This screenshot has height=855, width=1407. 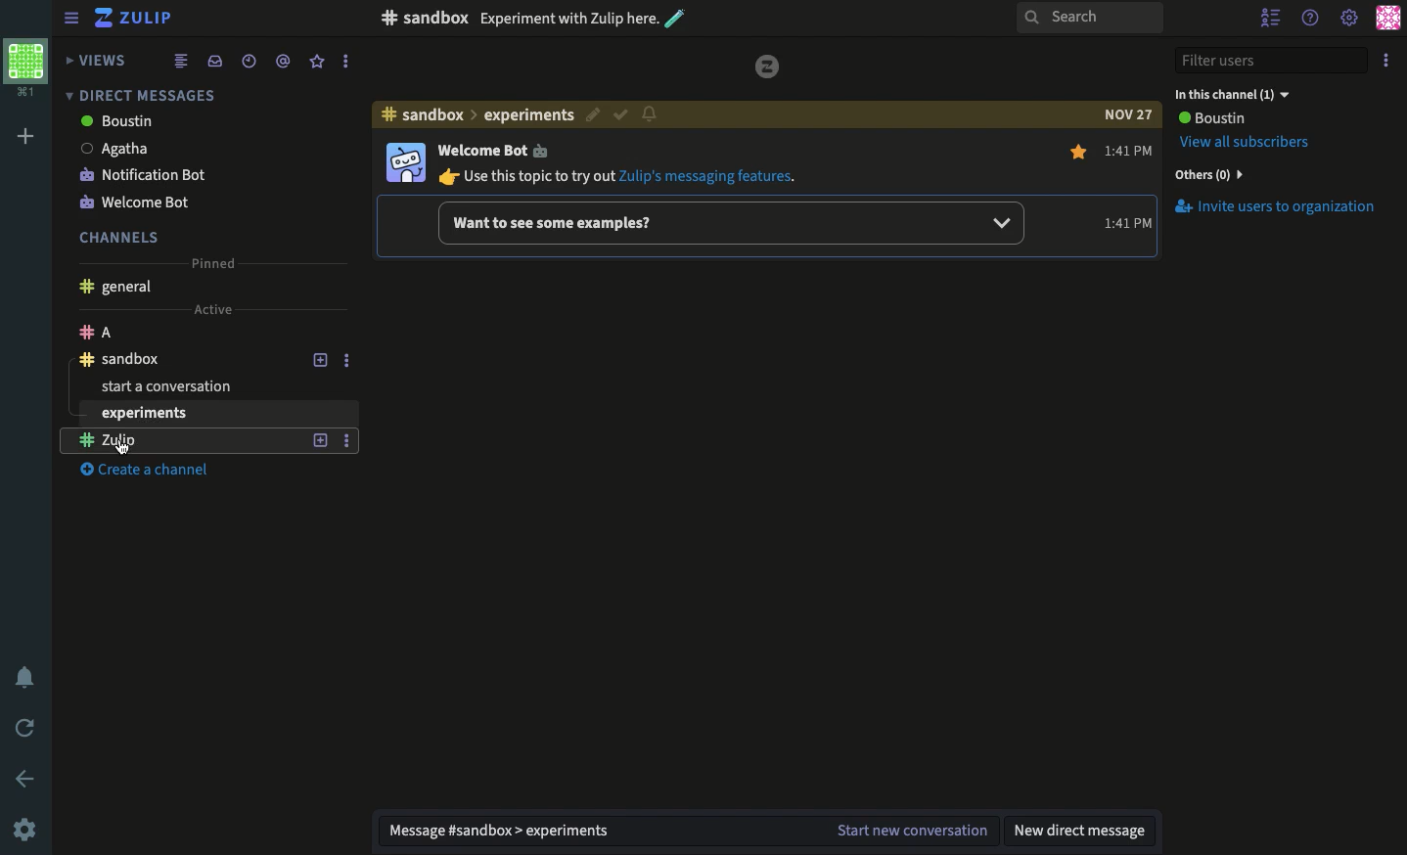 What do you see at coordinates (1210, 118) in the screenshot?
I see `User` at bounding box center [1210, 118].